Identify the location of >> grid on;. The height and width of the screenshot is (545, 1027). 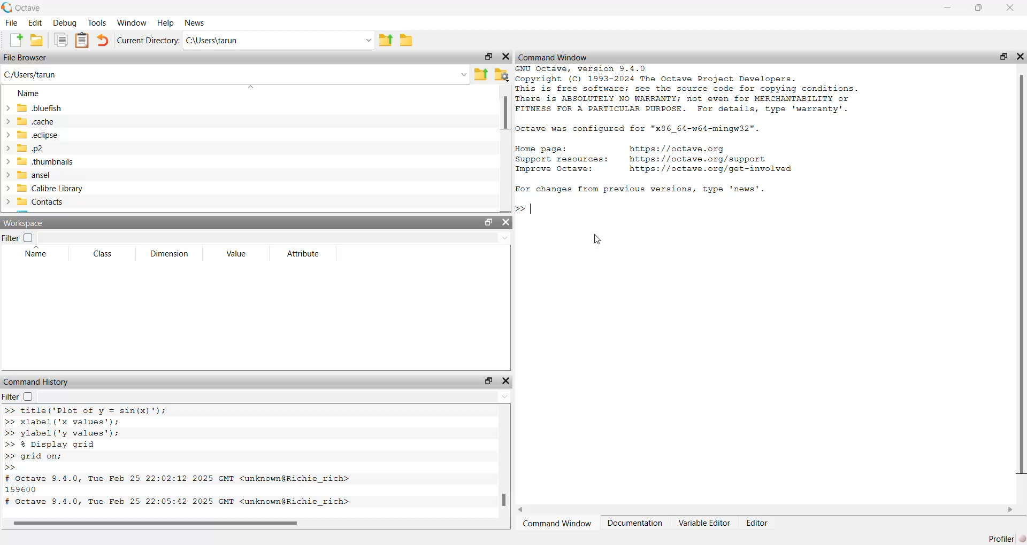
(33, 457).